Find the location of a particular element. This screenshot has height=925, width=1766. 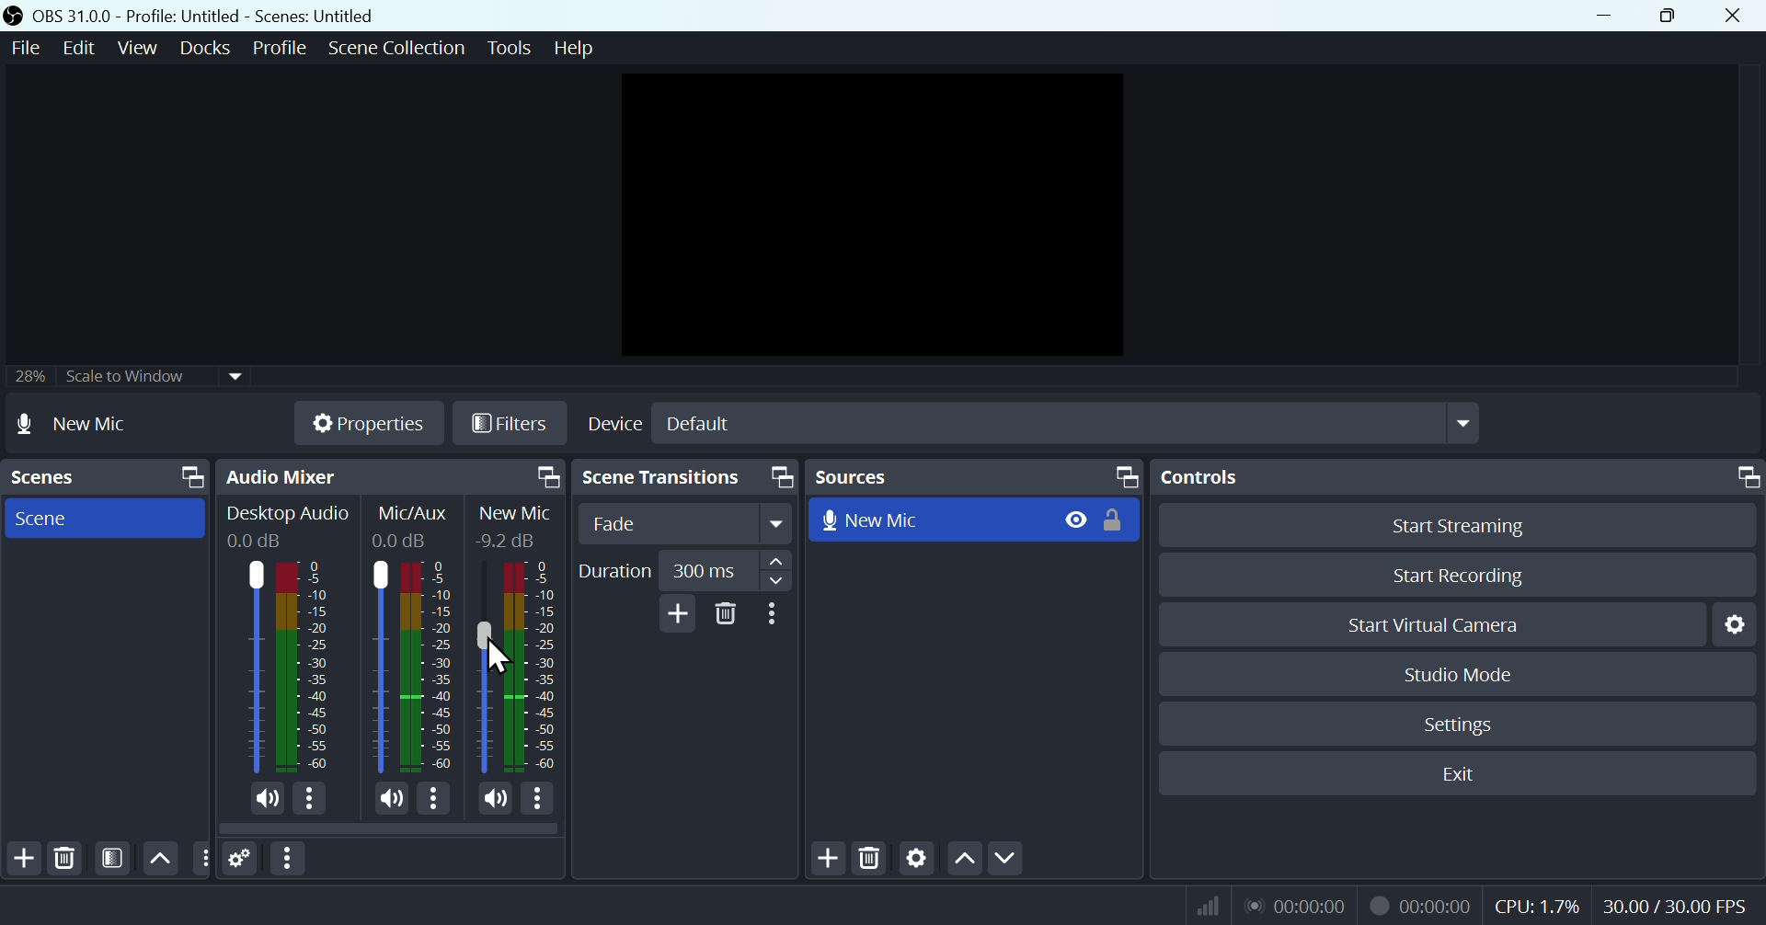

Settings is located at coordinates (1462, 725).